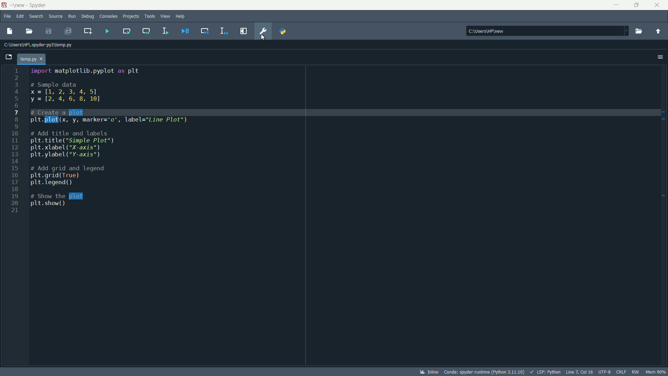 The width and height of the screenshot is (668, 376). What do you see at coordinates (126, 31) in the screenshot?
I see `run current cell` at bounding box center [126, 31].